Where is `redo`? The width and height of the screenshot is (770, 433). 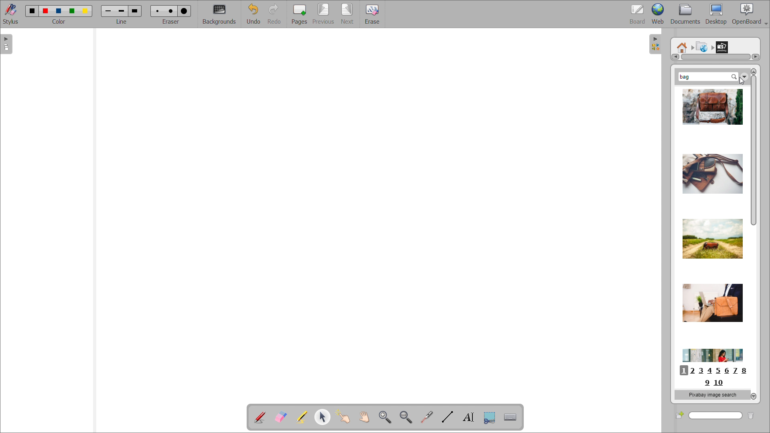
redo is located at coordinates (276, 14).